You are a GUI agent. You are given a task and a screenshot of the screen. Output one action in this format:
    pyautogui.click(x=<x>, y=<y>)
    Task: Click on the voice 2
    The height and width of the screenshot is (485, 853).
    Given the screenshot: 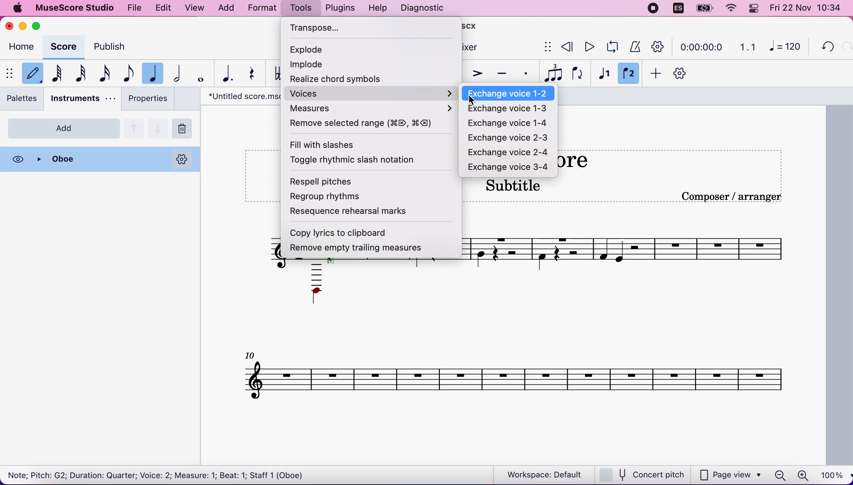 What is the action you would take?
    pyautogui.click(x=631, y=73)
    